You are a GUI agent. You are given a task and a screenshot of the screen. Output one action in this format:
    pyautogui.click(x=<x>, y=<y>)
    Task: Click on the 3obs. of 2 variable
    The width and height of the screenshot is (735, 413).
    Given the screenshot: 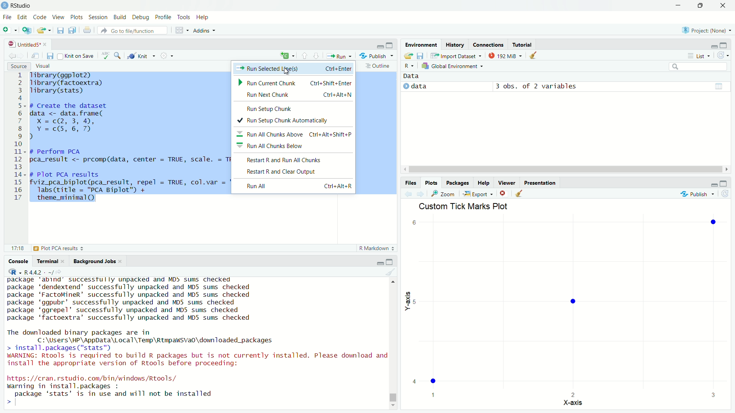 What is the action you would take?
    pyautogui.click(x=608, y=87)
    